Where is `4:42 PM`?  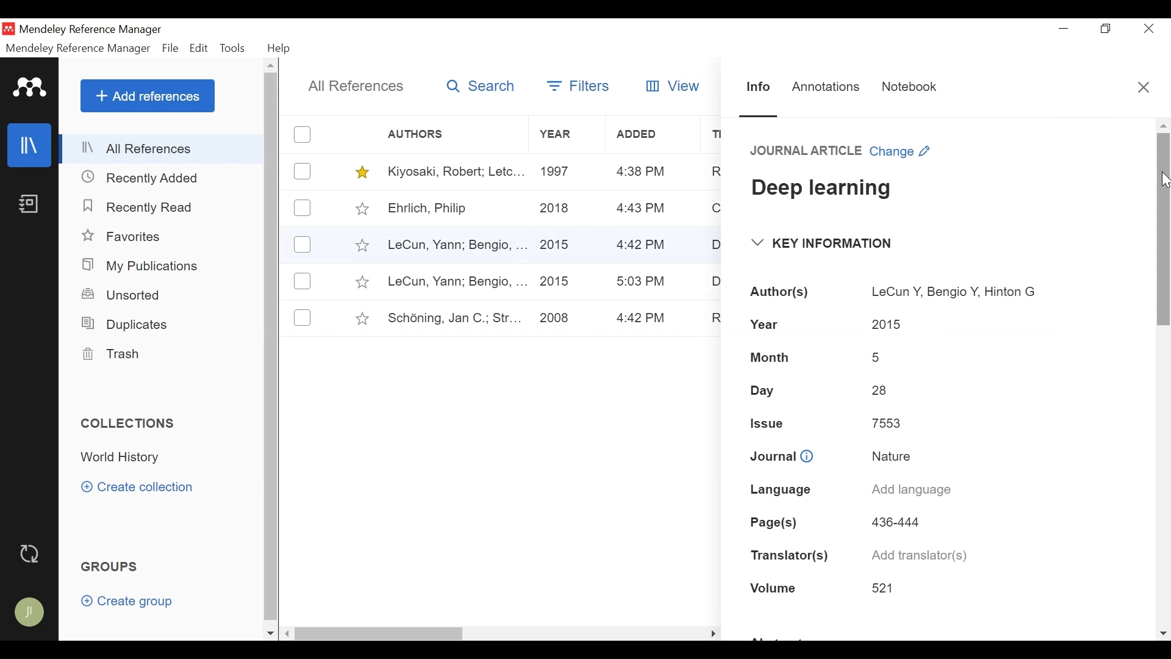 4:42 PM is located at coordinates (642, 246).